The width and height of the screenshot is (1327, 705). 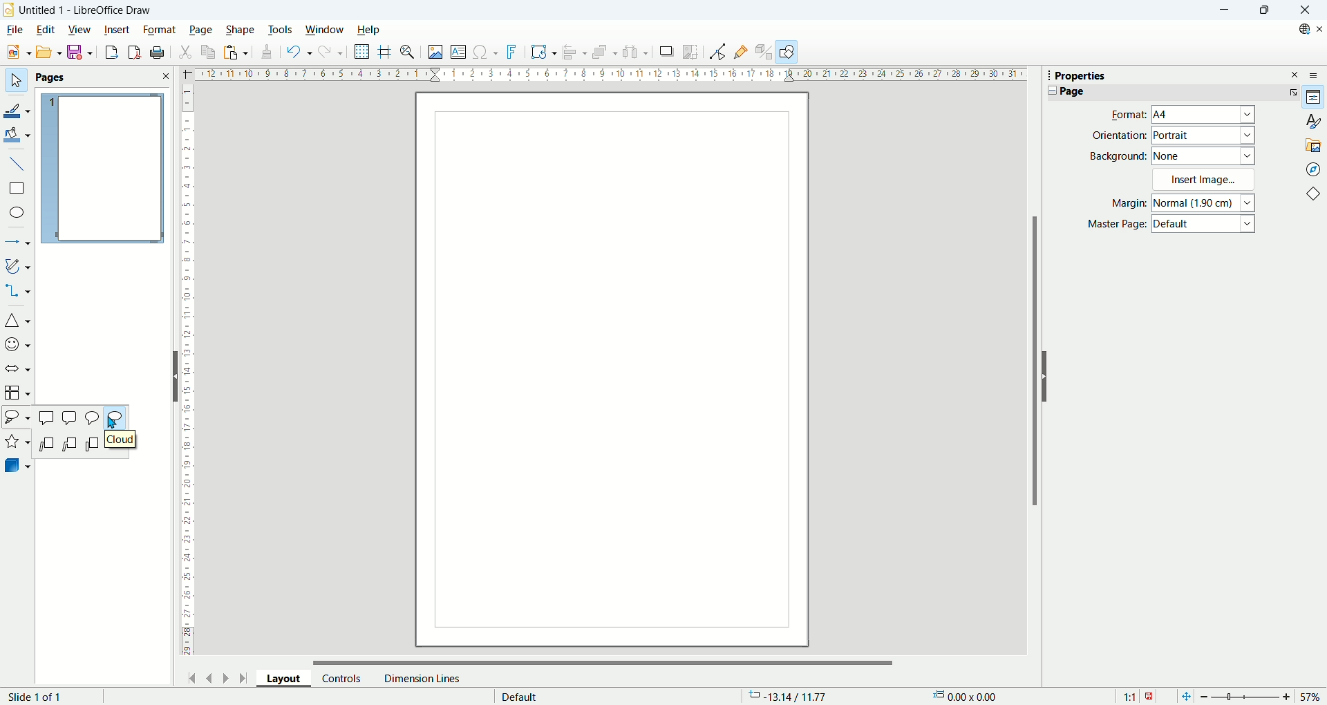 I want to click on None, so click(x=1204, y=155).